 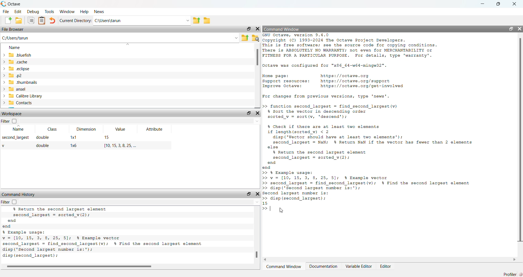 I want to click on file browser, so click(x=14, y=30).